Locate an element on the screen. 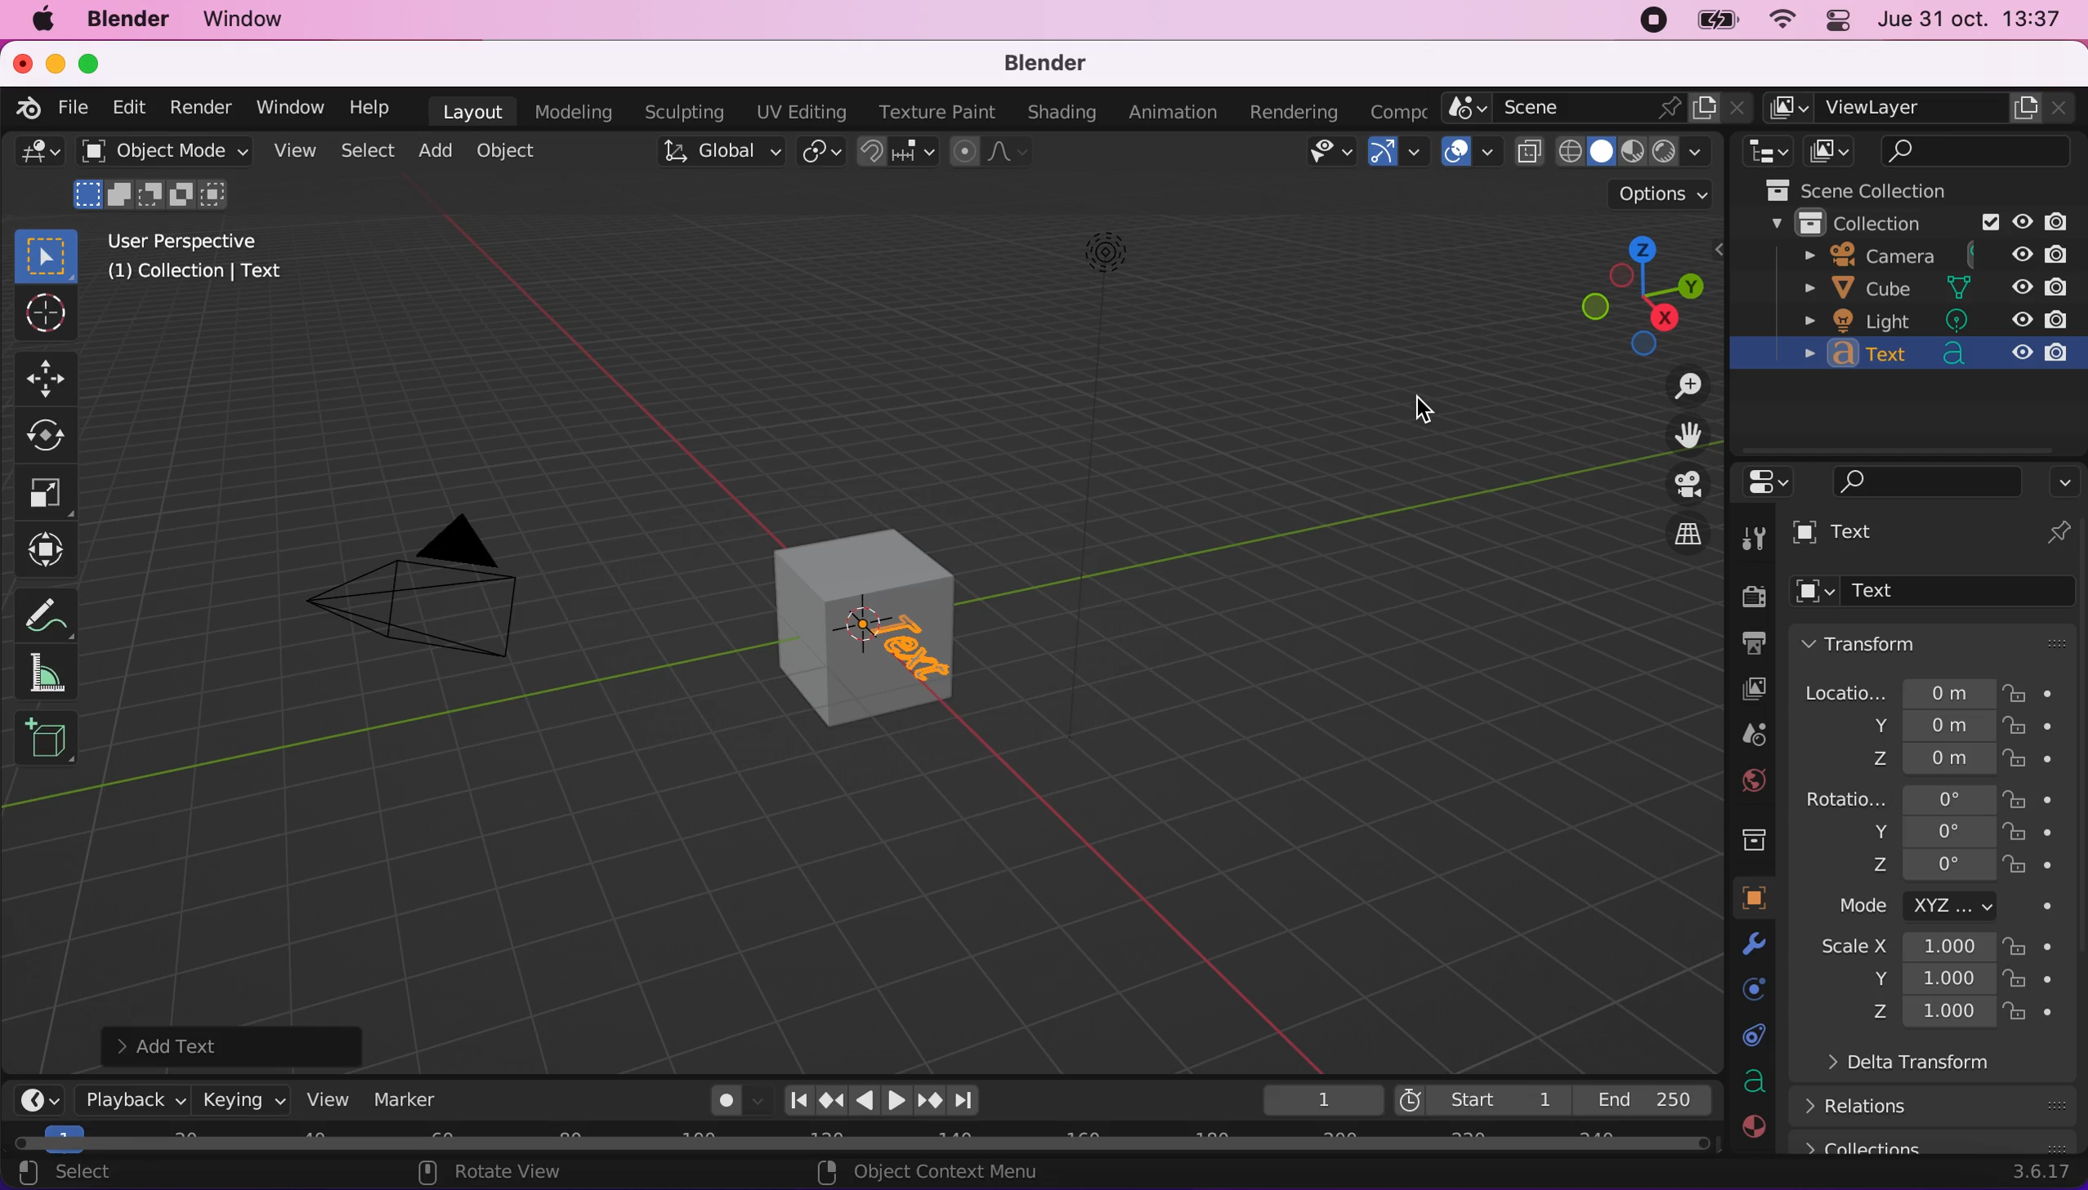 The image size is (2088, 1190). search is located at coordinates (1981, 151).